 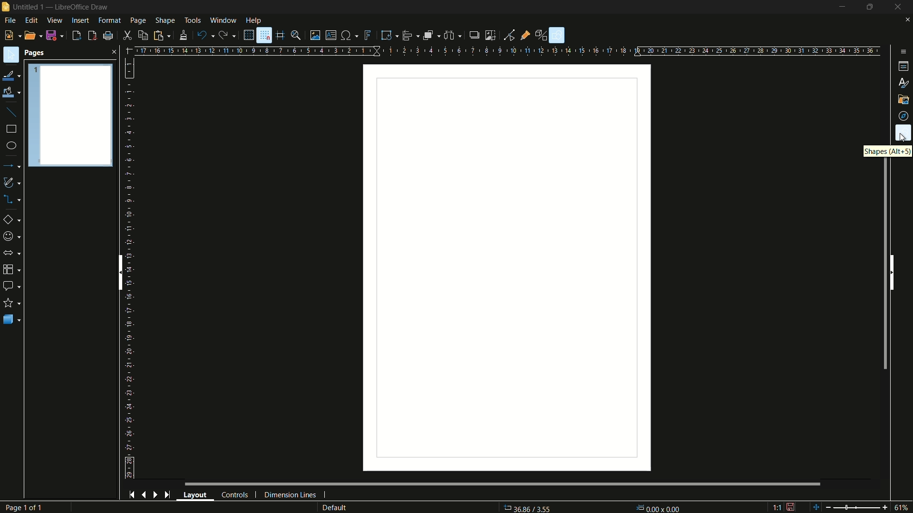 What do you see at coordinates (904, 137) in the screenshot?
I see `Cursor` at bounding box center [904, 137].